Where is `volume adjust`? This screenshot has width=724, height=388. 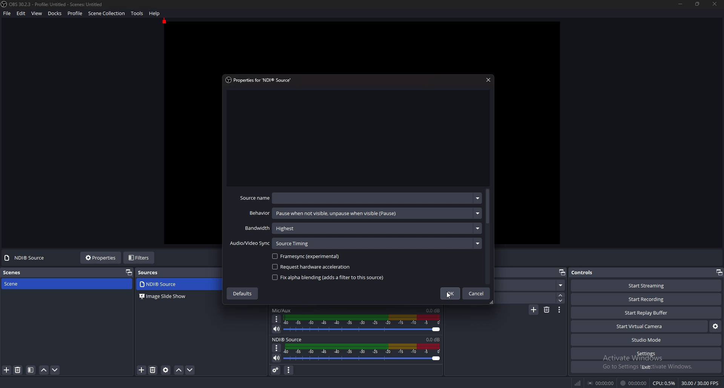
volume adjust is located at coordinates (366, 353).